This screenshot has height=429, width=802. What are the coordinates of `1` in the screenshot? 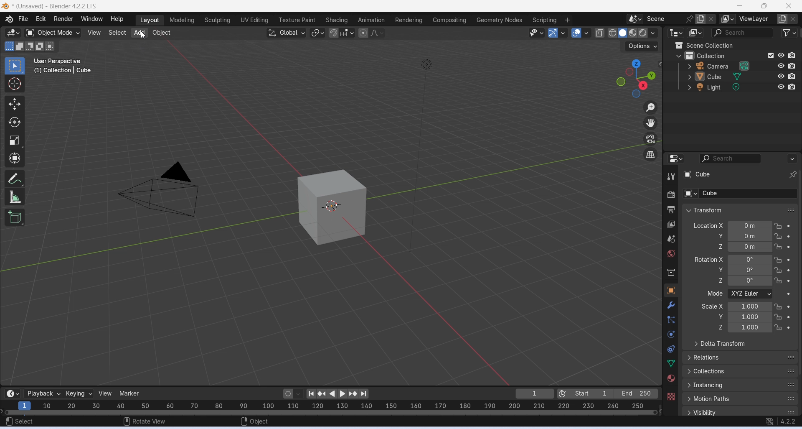 It's located at (535, 393).